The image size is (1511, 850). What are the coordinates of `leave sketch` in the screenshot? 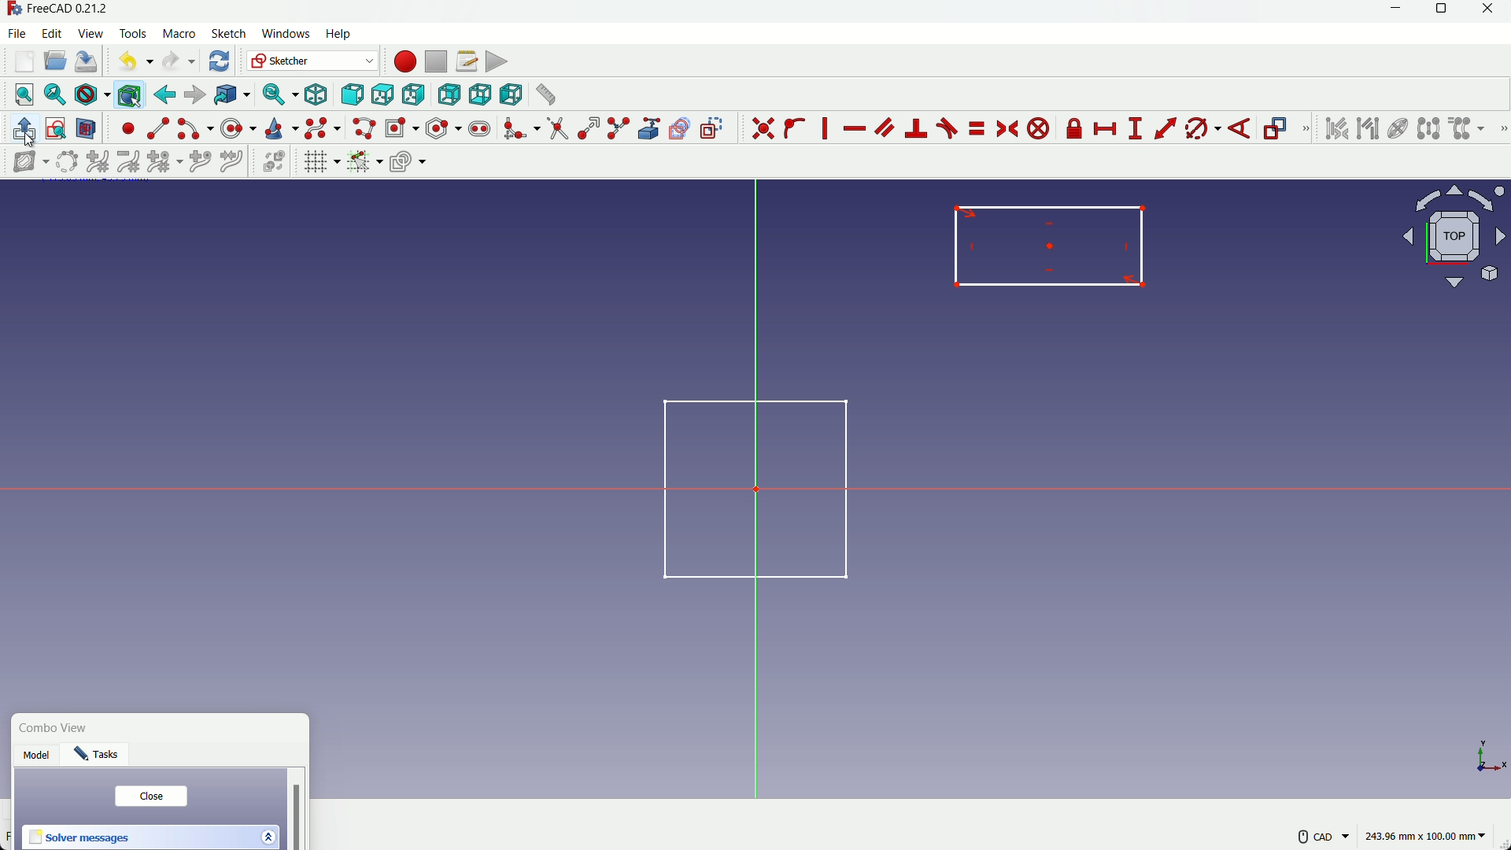 It's located at (24, 129).